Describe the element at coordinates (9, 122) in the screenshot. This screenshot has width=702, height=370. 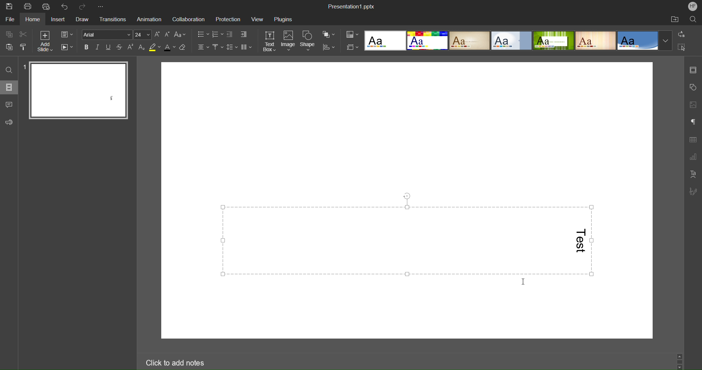
I see `Feedback and Support` at that location.